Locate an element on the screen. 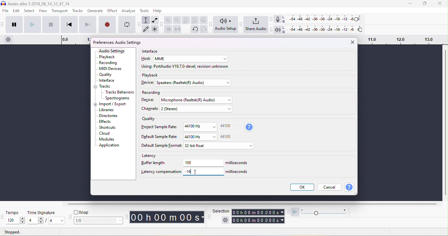 The height and width of the screenshot is (236, 448). device is located at coordinates (147, 82).